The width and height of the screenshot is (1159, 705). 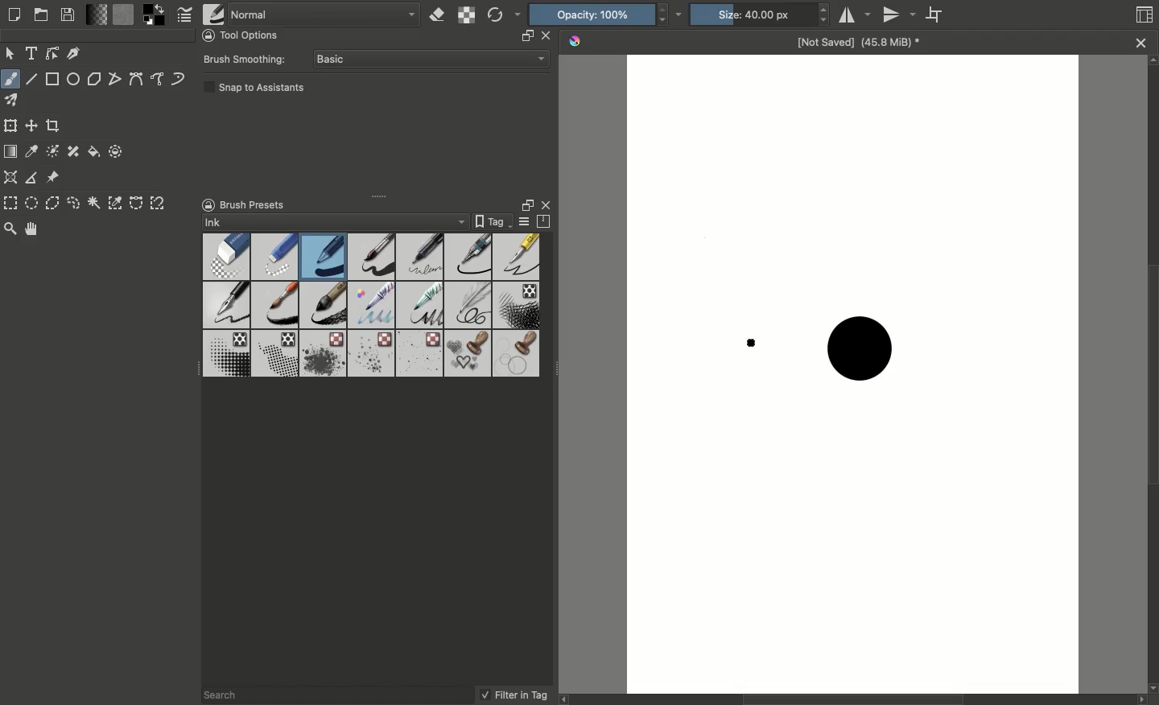 What do you see at coordinates (245, 35) in the screenshot?
I see `Tool options` at bounding box center [245, 35].